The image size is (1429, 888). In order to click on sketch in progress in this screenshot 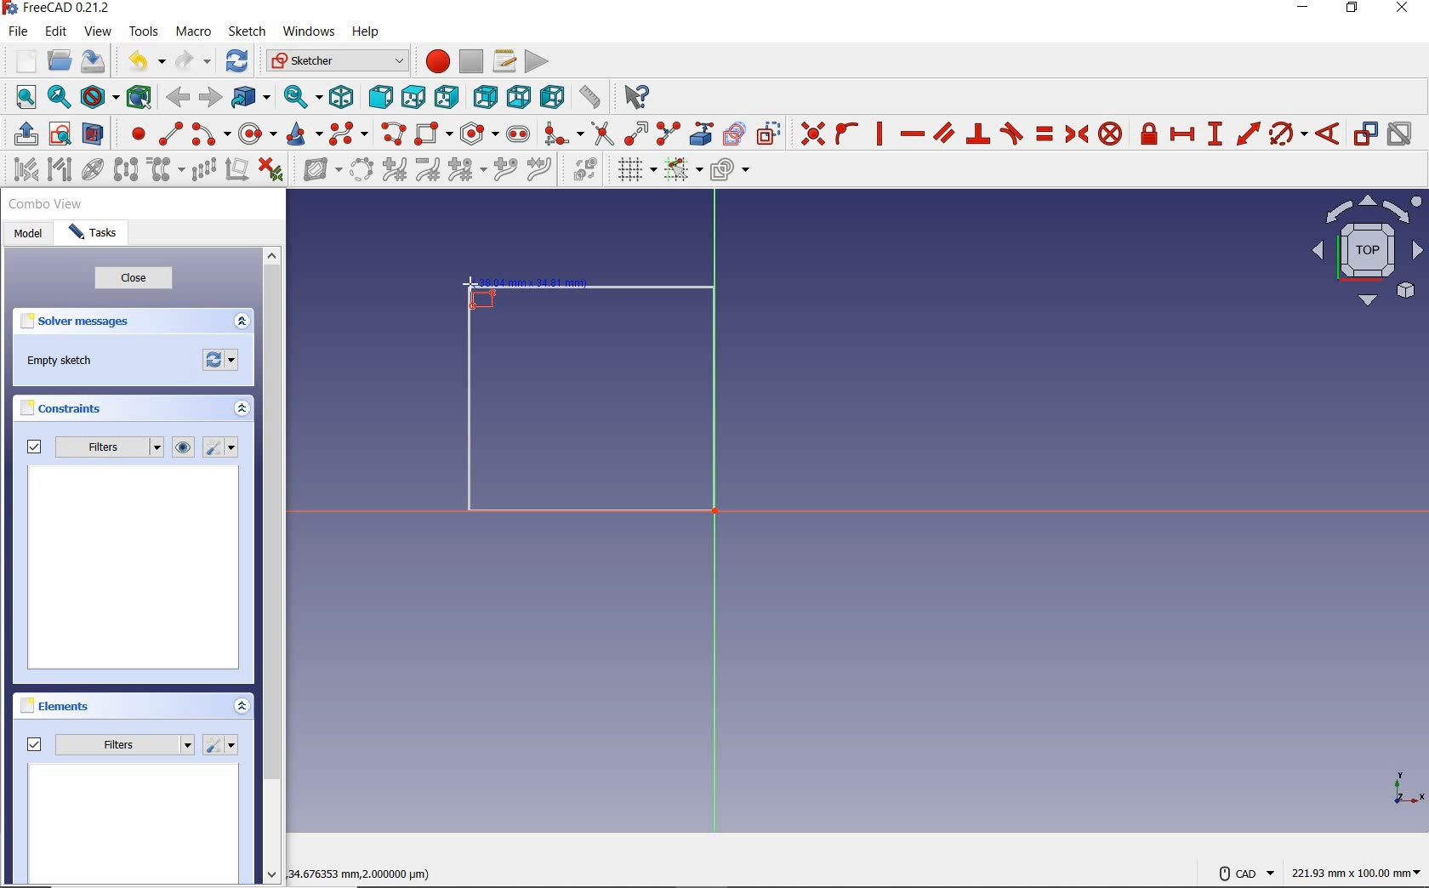, I will do `click(591, 405)`.